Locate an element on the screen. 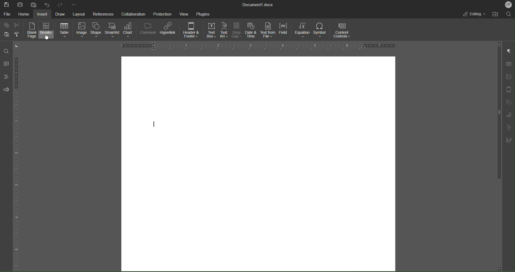 Image resolution: width=515 pixels, height=272 pixels. Insert is located at coordinates (43, 13).